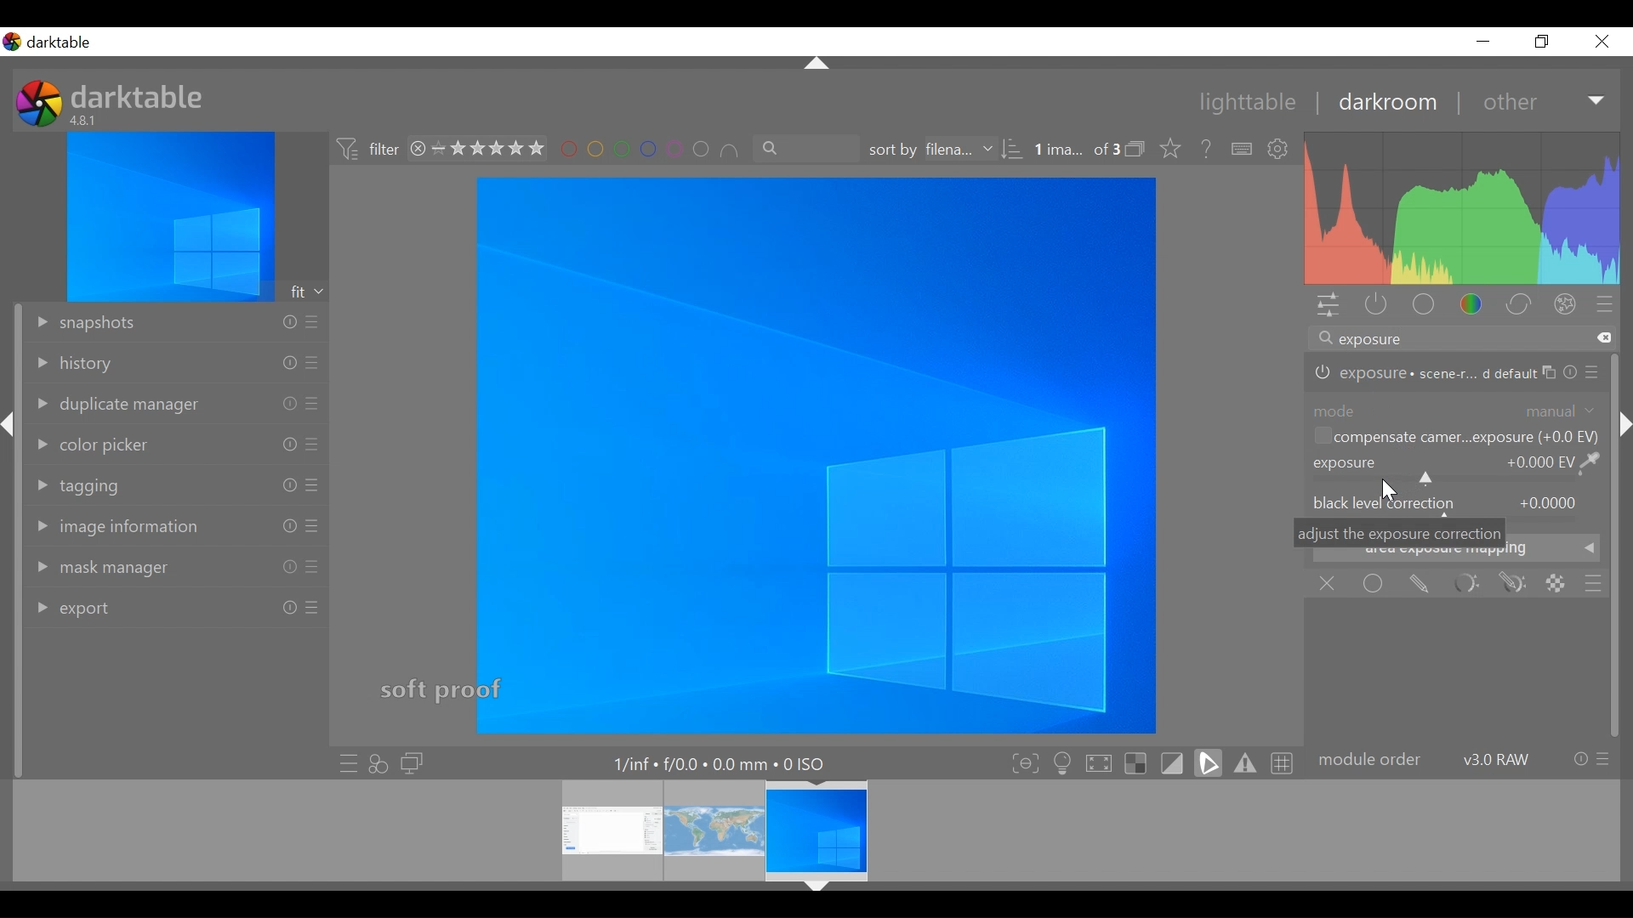 The image size is (1633, 918). I want to click on toggle focus-peaking mode, so click(1021, 762).